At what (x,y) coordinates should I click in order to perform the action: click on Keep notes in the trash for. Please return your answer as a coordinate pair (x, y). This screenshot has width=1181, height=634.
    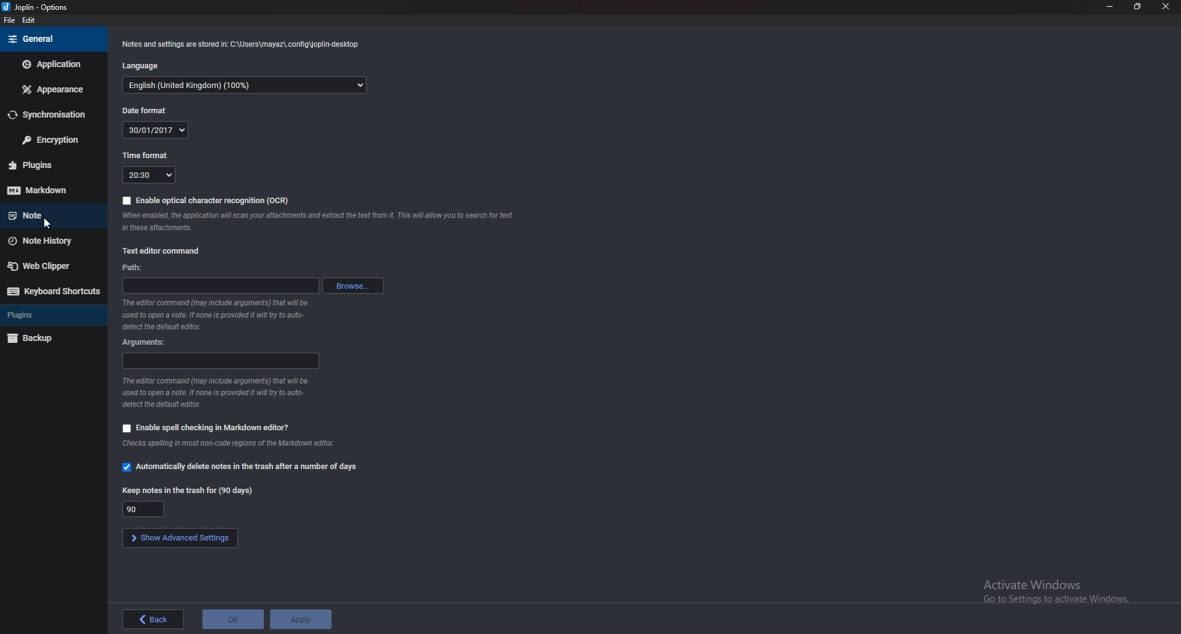
    Looking at the image, I should click on (148, 508).